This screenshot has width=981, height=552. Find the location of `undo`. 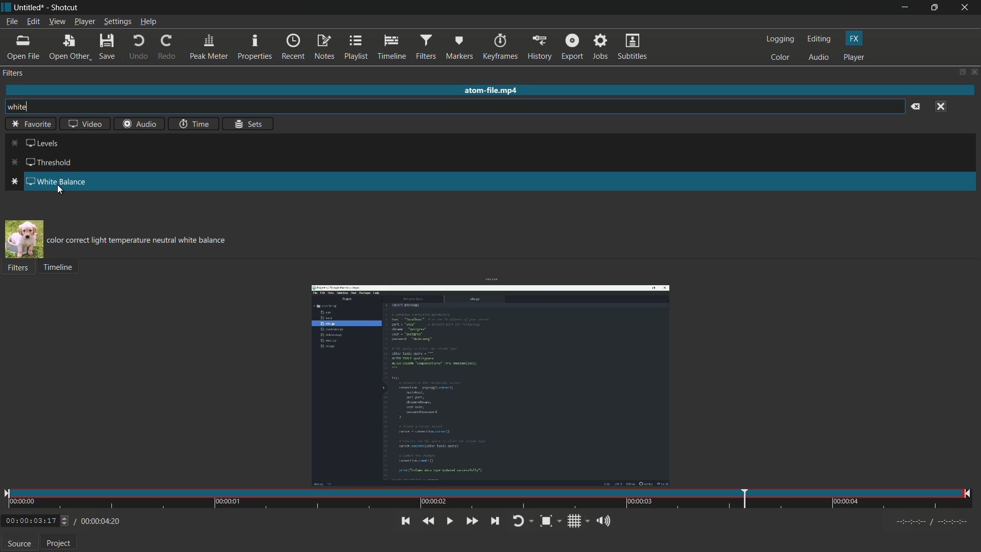

undo is located at coordinates (137, 47).